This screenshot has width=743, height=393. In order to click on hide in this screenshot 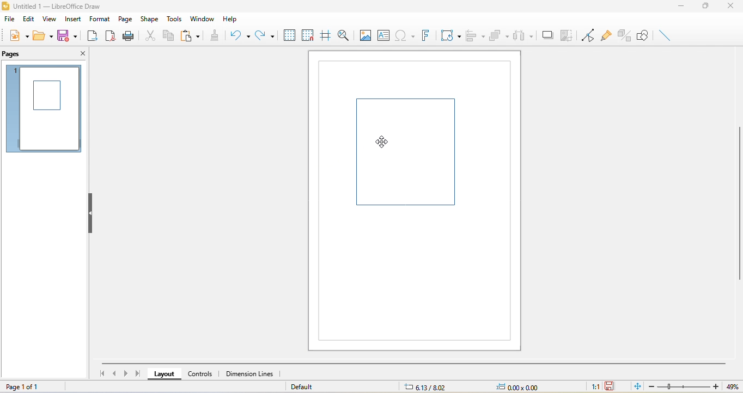, I will do `click(92, 215)`.